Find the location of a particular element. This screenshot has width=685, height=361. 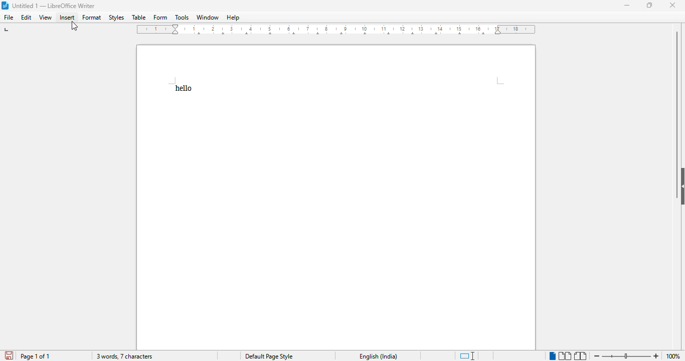

file is located at coordinates (8, 17).